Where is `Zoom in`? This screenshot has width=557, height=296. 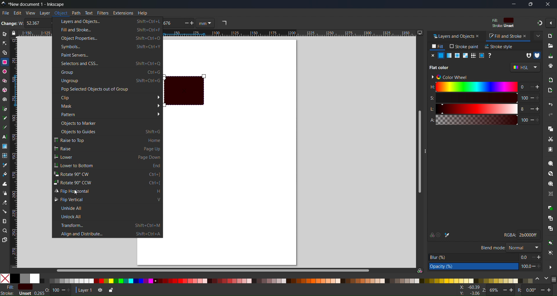 Zoom in is located at coordinates (512, 290).